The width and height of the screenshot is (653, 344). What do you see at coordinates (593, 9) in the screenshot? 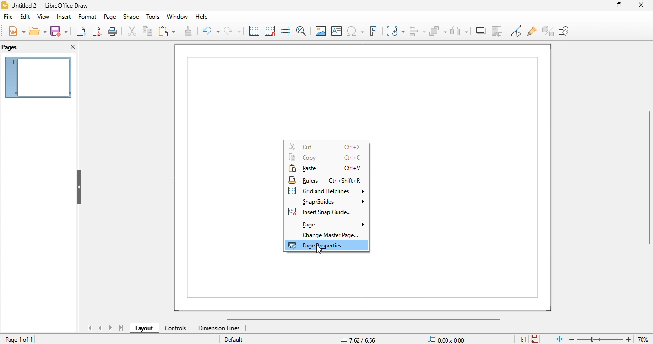
I see `minimize` at bounding box center [593, 9].